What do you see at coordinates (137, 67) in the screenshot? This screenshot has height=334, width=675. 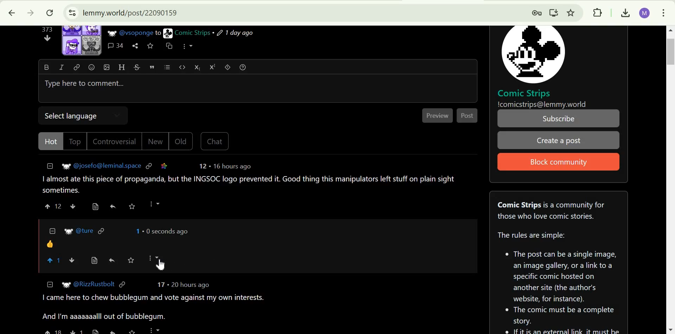 I see `Strikethrough` at bounding box center [137, 67].